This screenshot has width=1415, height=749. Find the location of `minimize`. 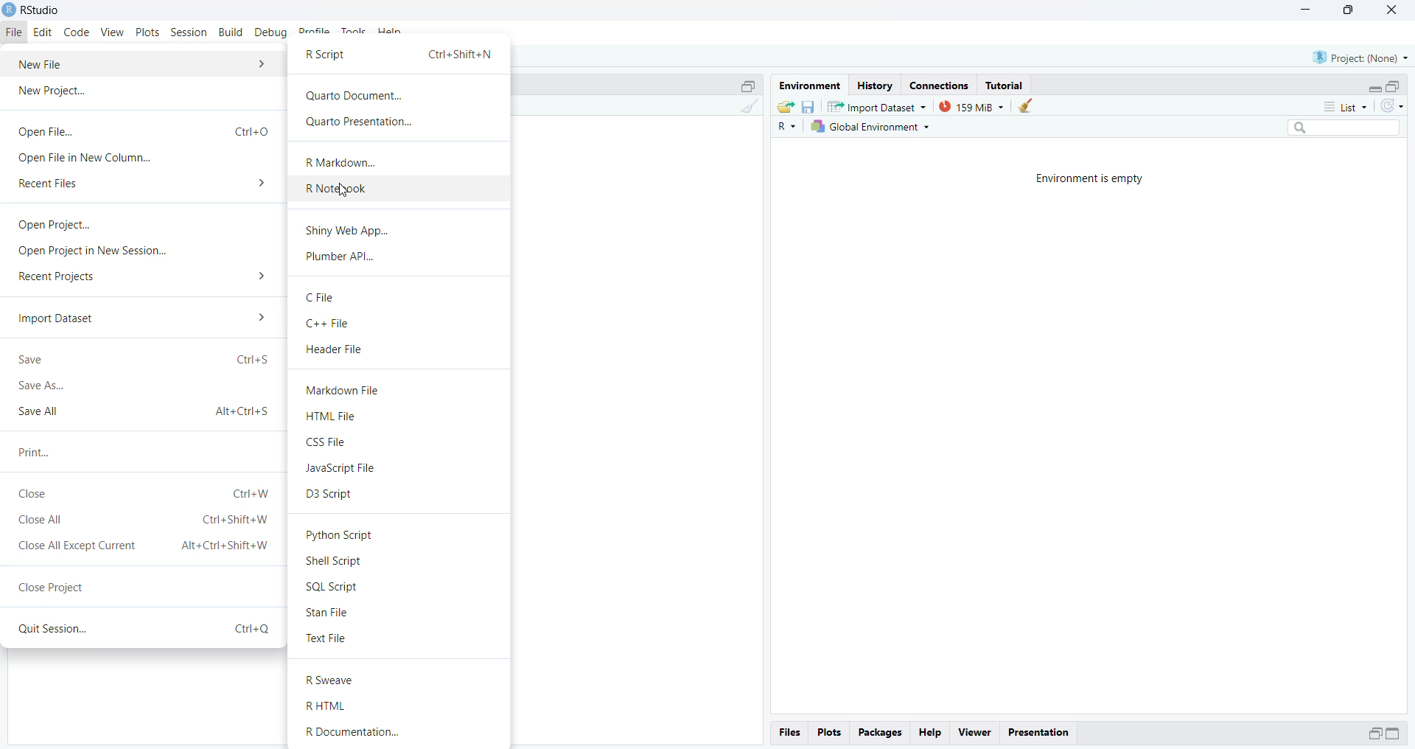

minimize is located at coordinates (1306, 11).